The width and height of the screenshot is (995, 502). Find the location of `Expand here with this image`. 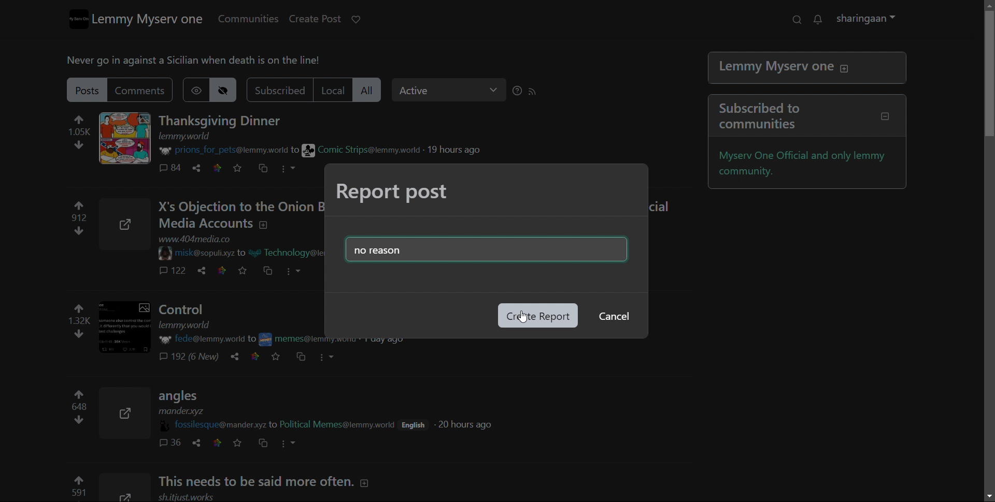

Expand here with this image is located at coordinates (127, 415).